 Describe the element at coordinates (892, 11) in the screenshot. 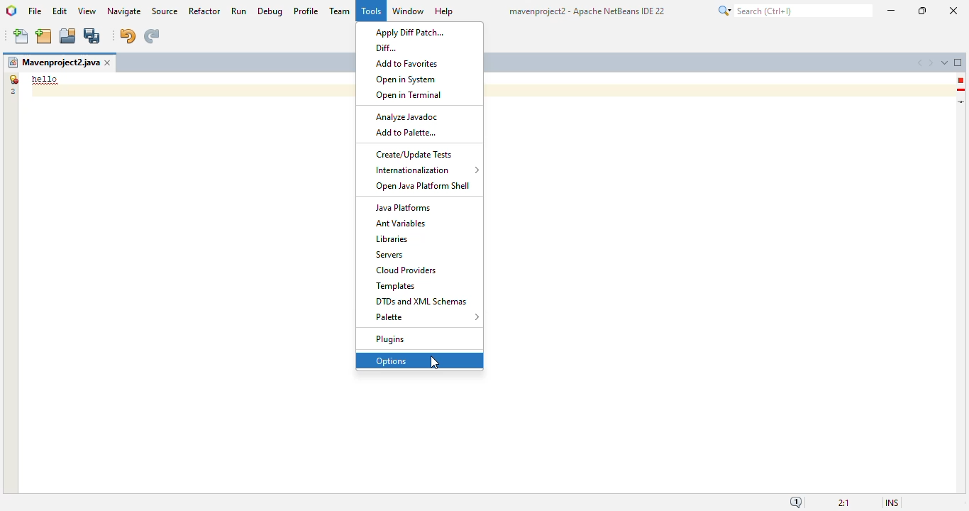

I see `minimize` at that location.